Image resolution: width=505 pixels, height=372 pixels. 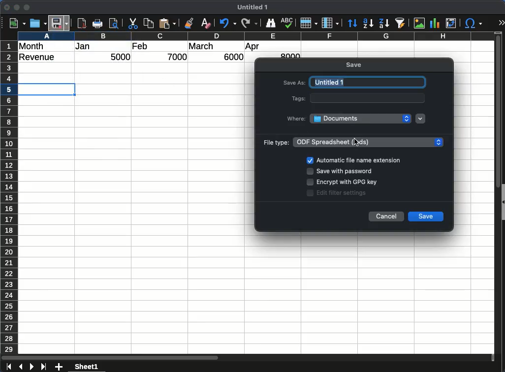 I want to click on feb, so click(x=140, y=46).